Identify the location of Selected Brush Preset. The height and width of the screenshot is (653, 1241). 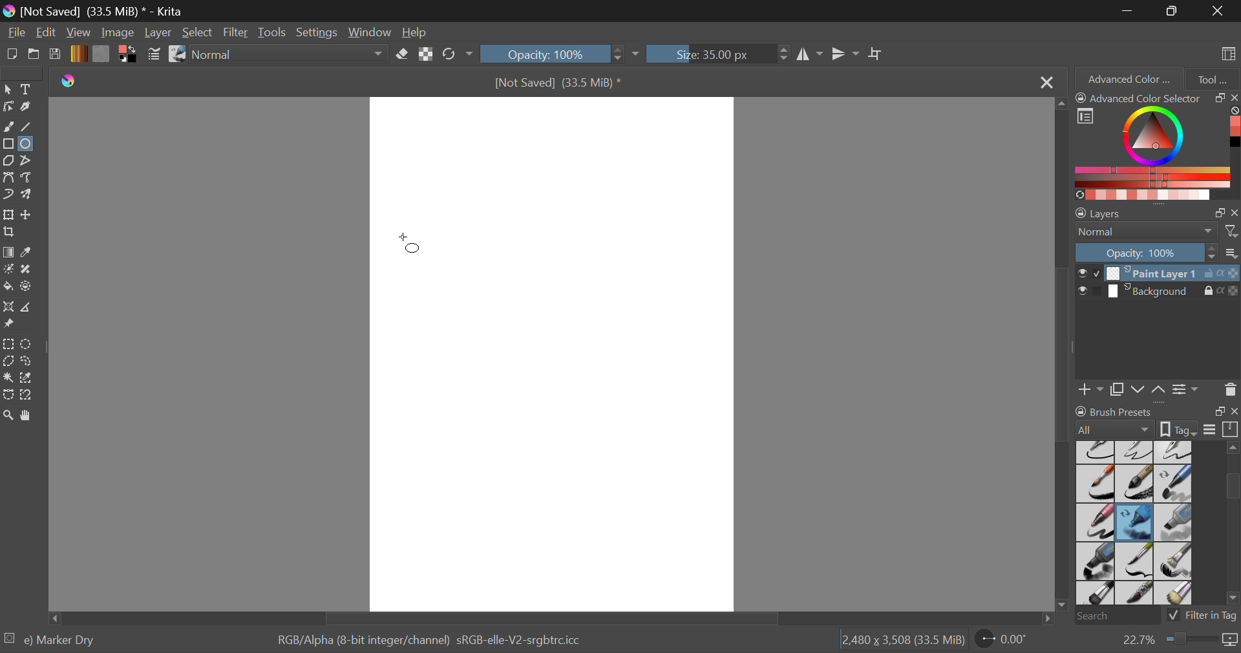
(53, 638).